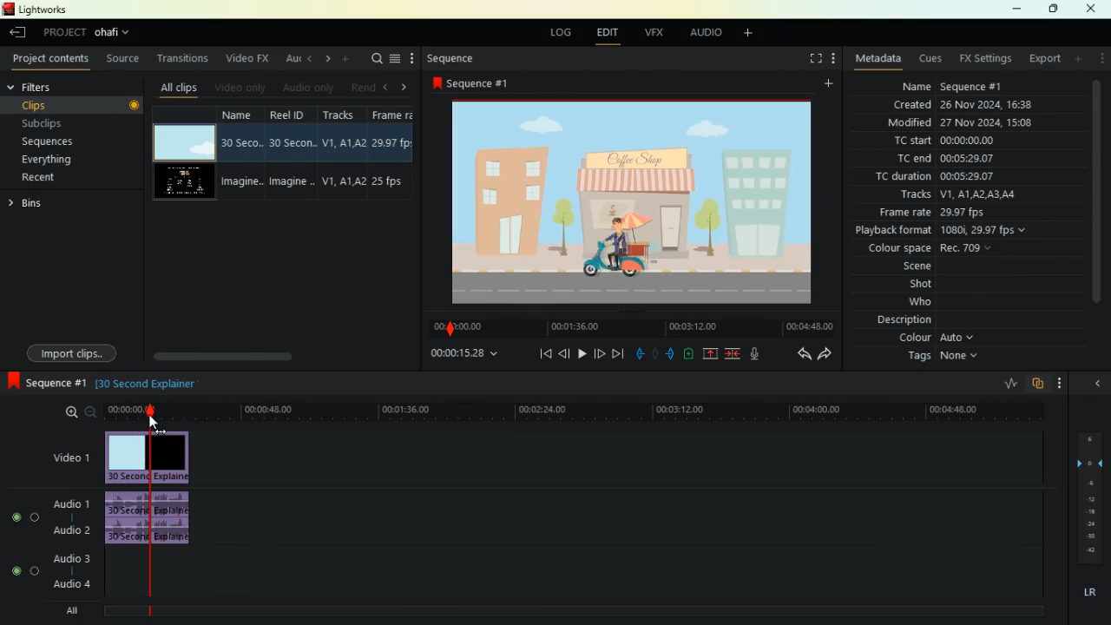 Image resolution: width=1111 pixels, height=625 pixels. What do you see at coordinates (392, 115) in the screenshot?
I see `Frame ` at bounding box center [392, 115].